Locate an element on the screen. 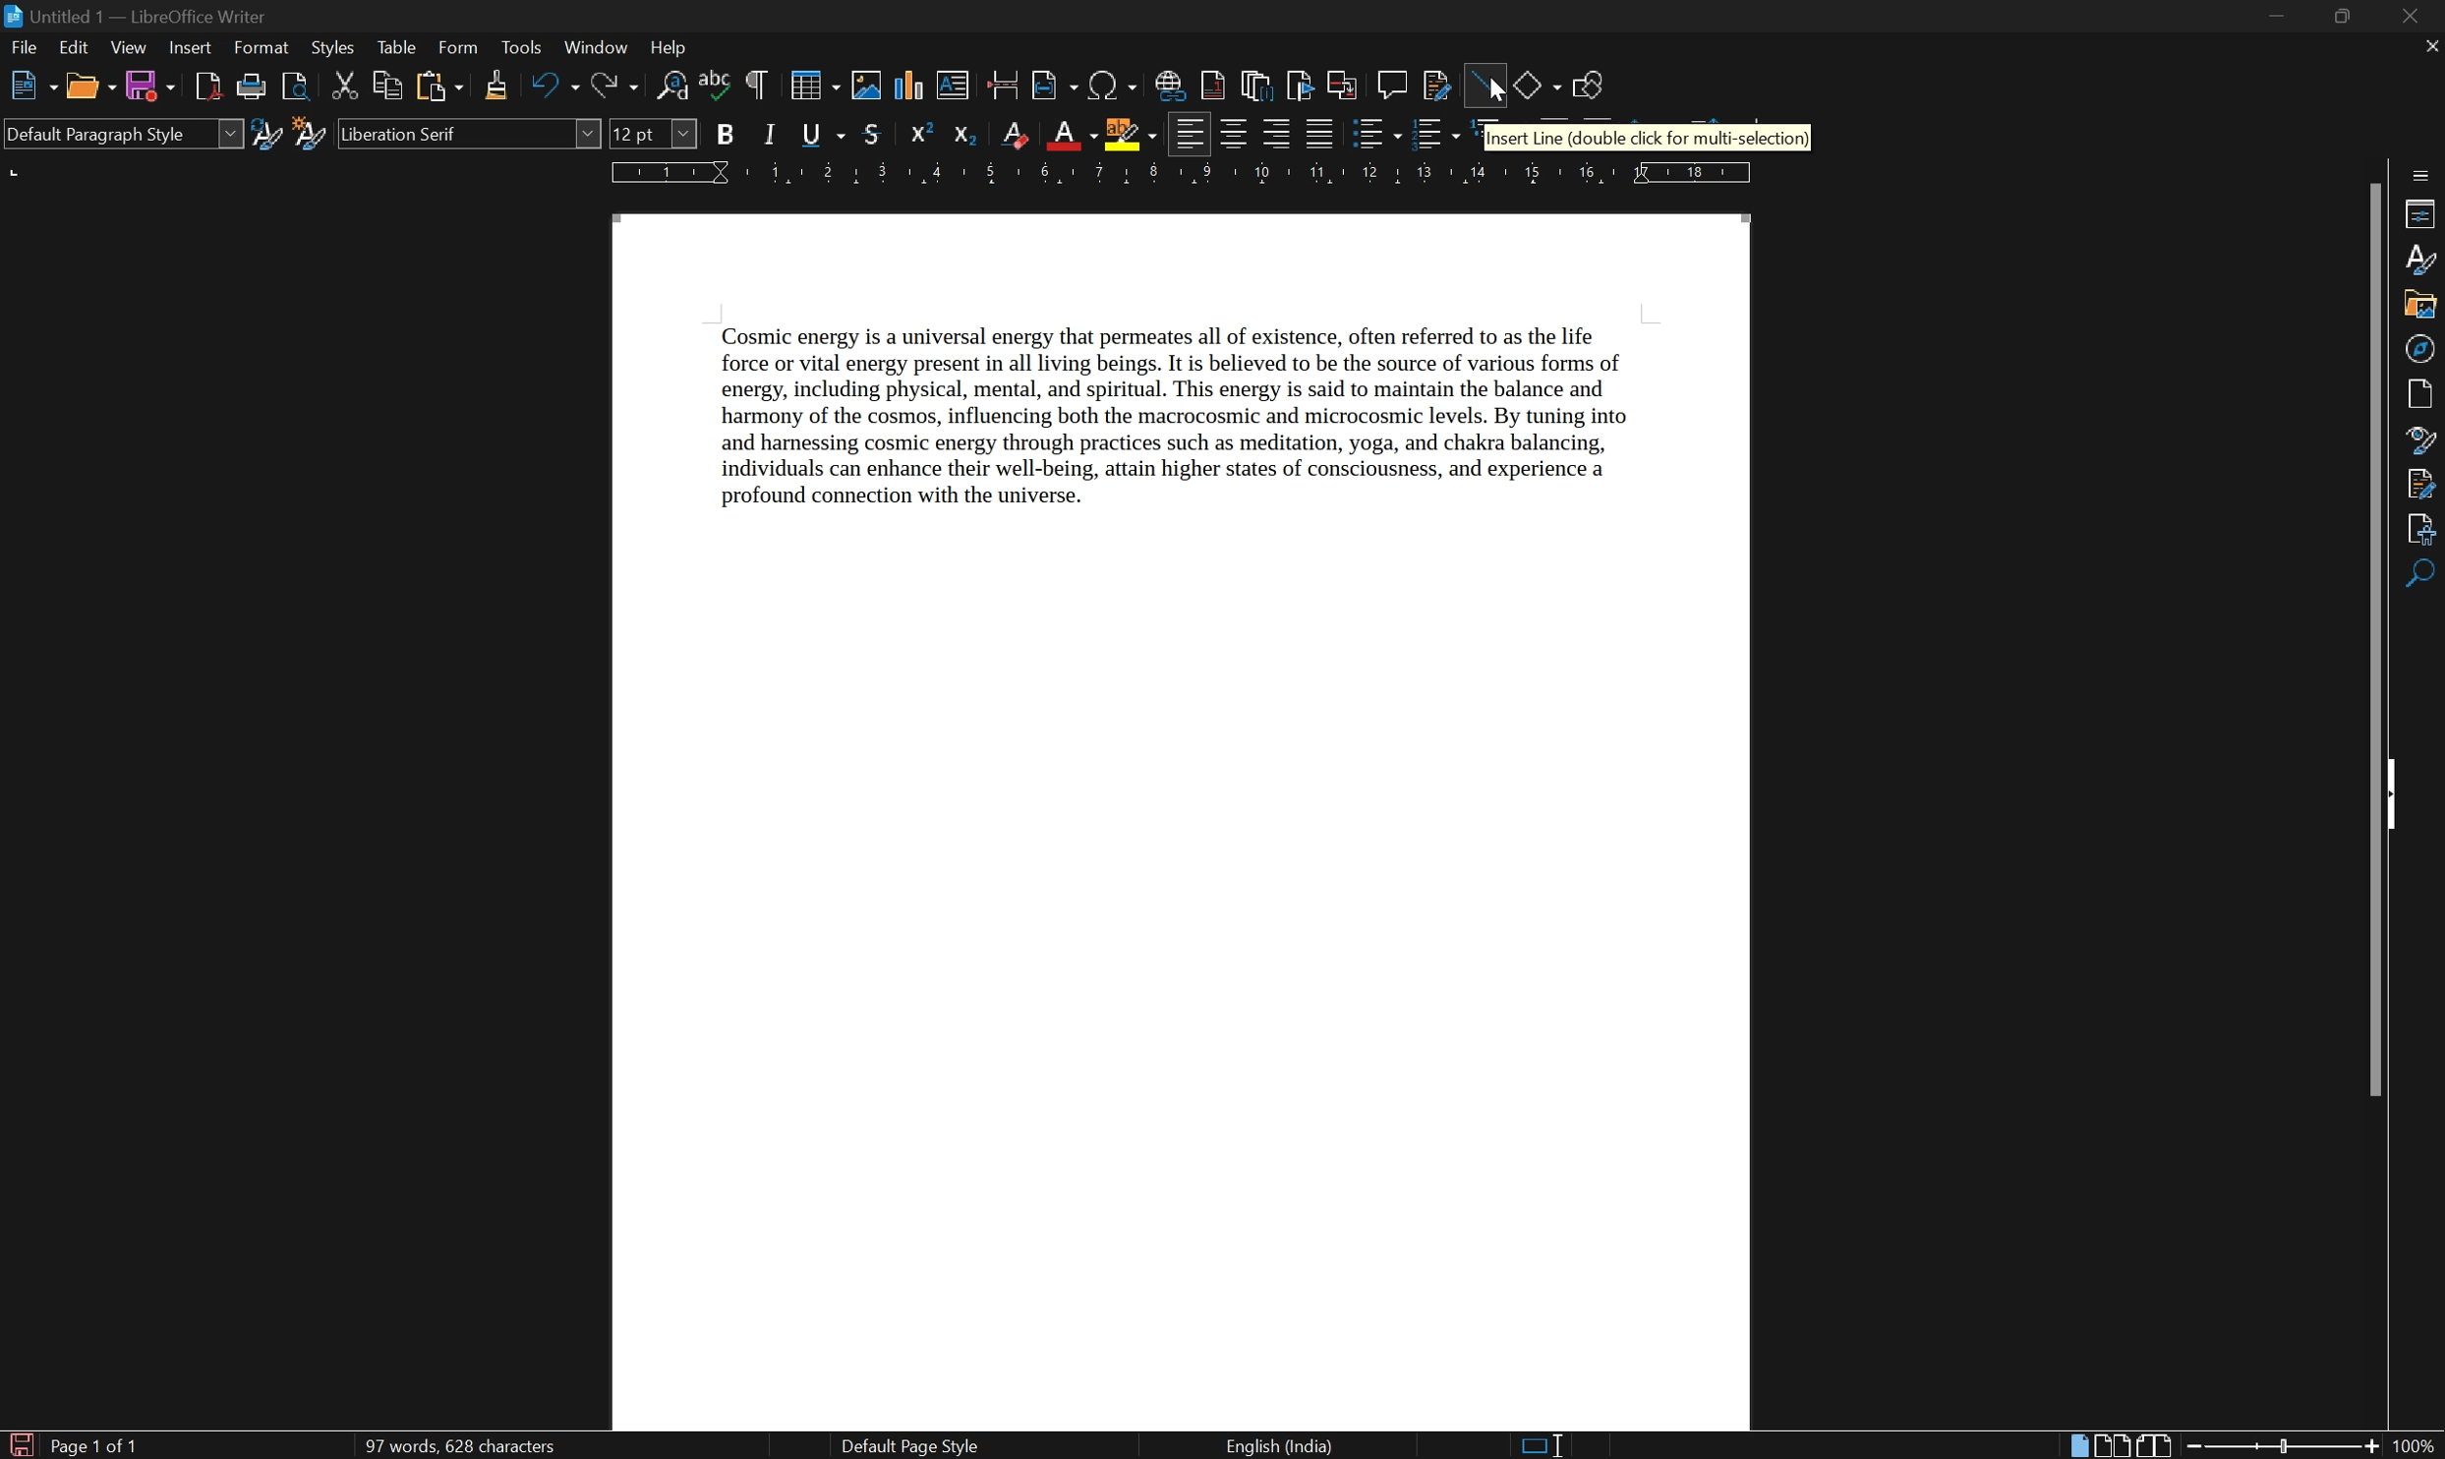 This screenshot has height=1459, width=2445. navigator is located at coordinates (2419, 349).